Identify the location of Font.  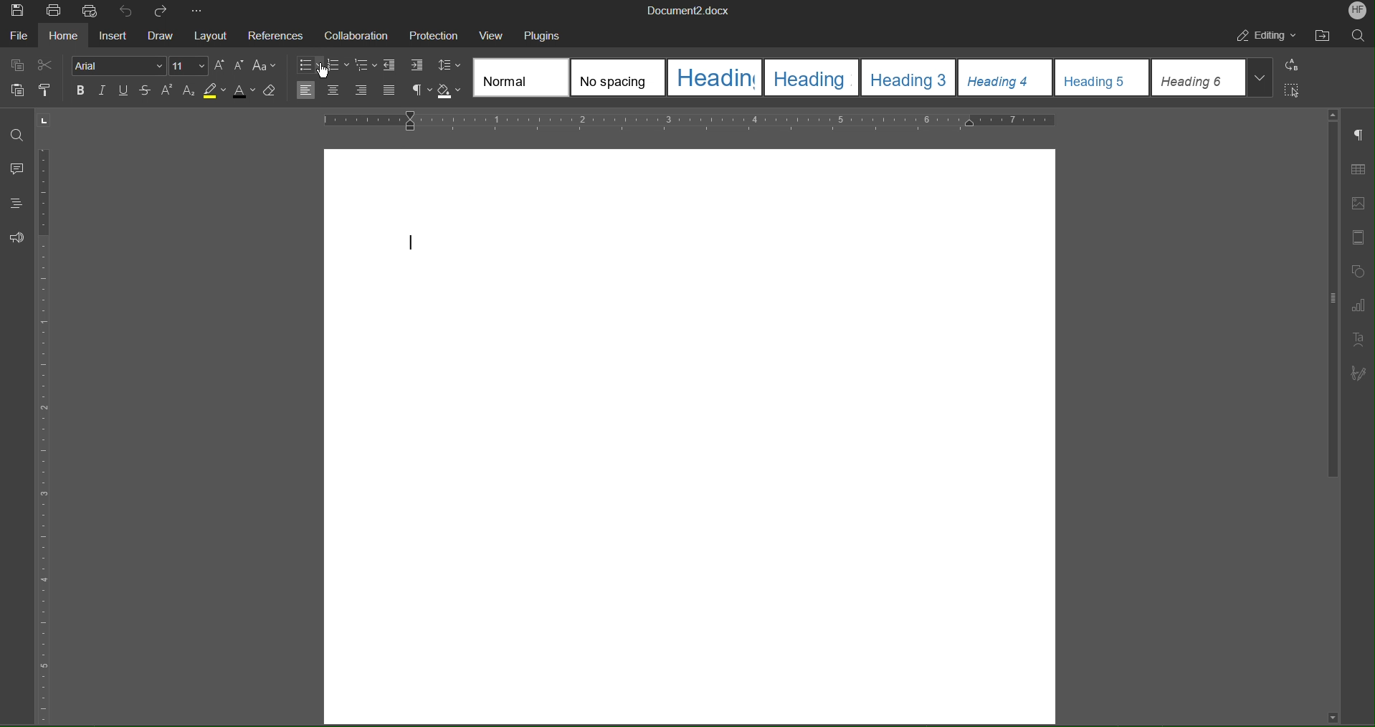
(120, 65).